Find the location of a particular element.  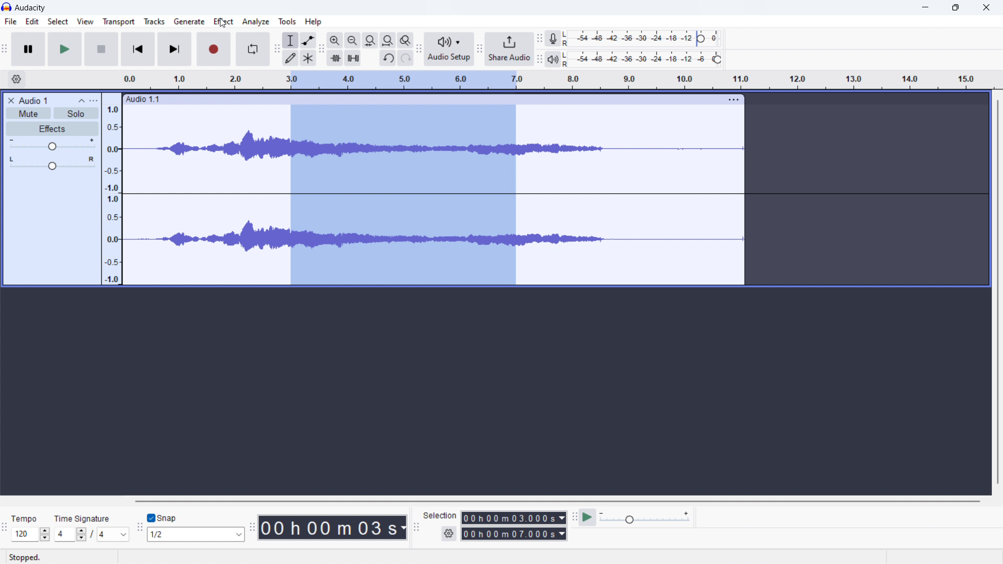

trim audio outside selection is located at coordinates (336, 58).